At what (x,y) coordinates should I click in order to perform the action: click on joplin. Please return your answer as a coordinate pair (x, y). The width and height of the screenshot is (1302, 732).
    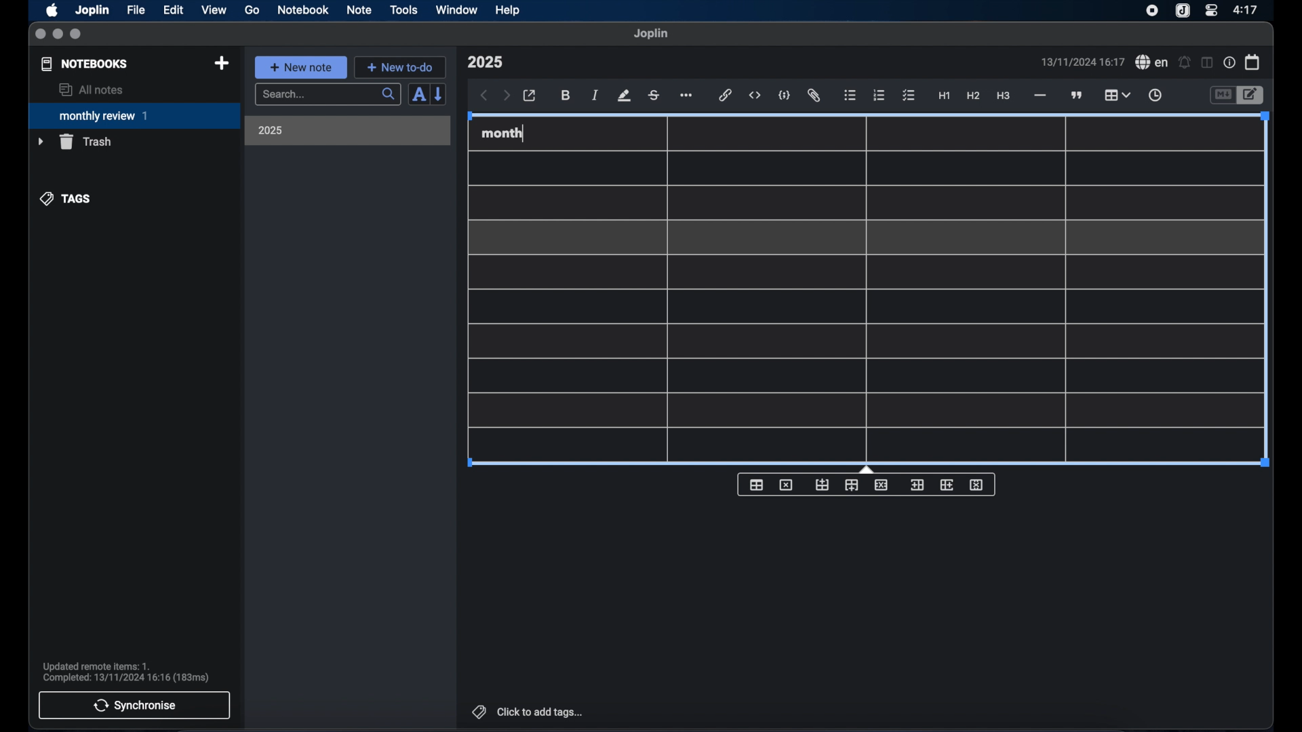
    Looking at the image, I should click on (651, 33).